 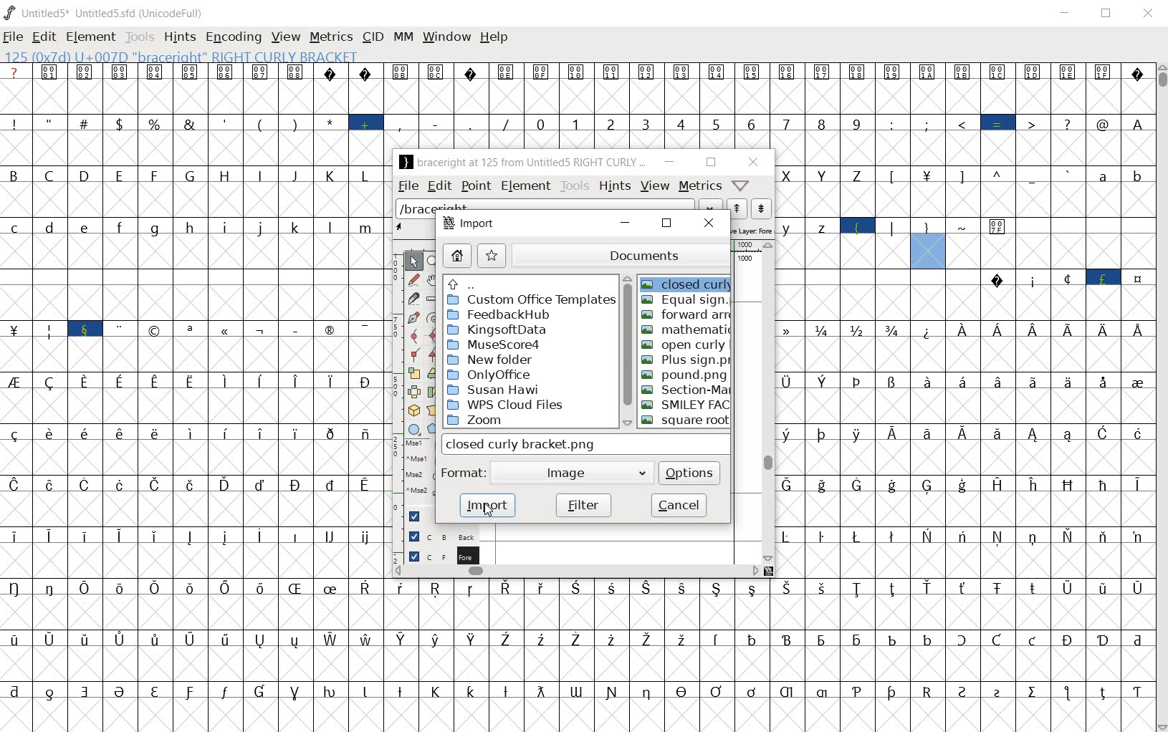 I want to click on MuseScore4, so click(x=495, y=346).